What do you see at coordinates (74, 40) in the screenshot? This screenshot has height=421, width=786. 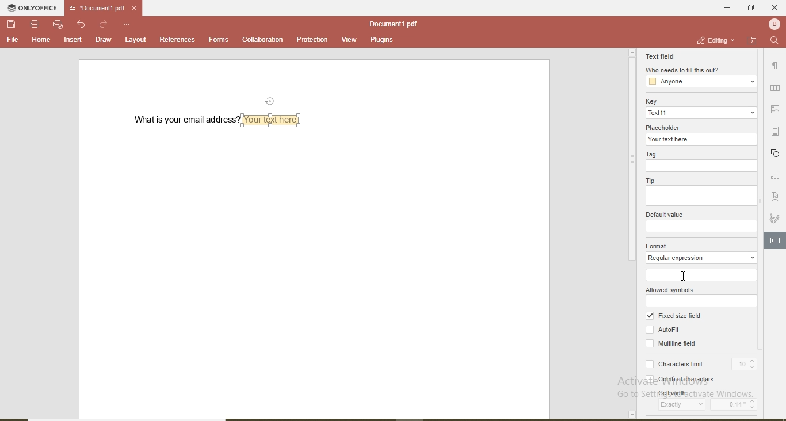 I see `insert` at bounding box center [74, 40].